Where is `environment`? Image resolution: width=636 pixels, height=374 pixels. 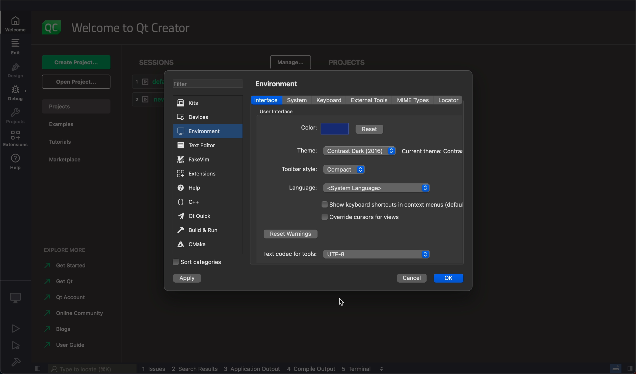 environment is located at coordinates (279, 83).